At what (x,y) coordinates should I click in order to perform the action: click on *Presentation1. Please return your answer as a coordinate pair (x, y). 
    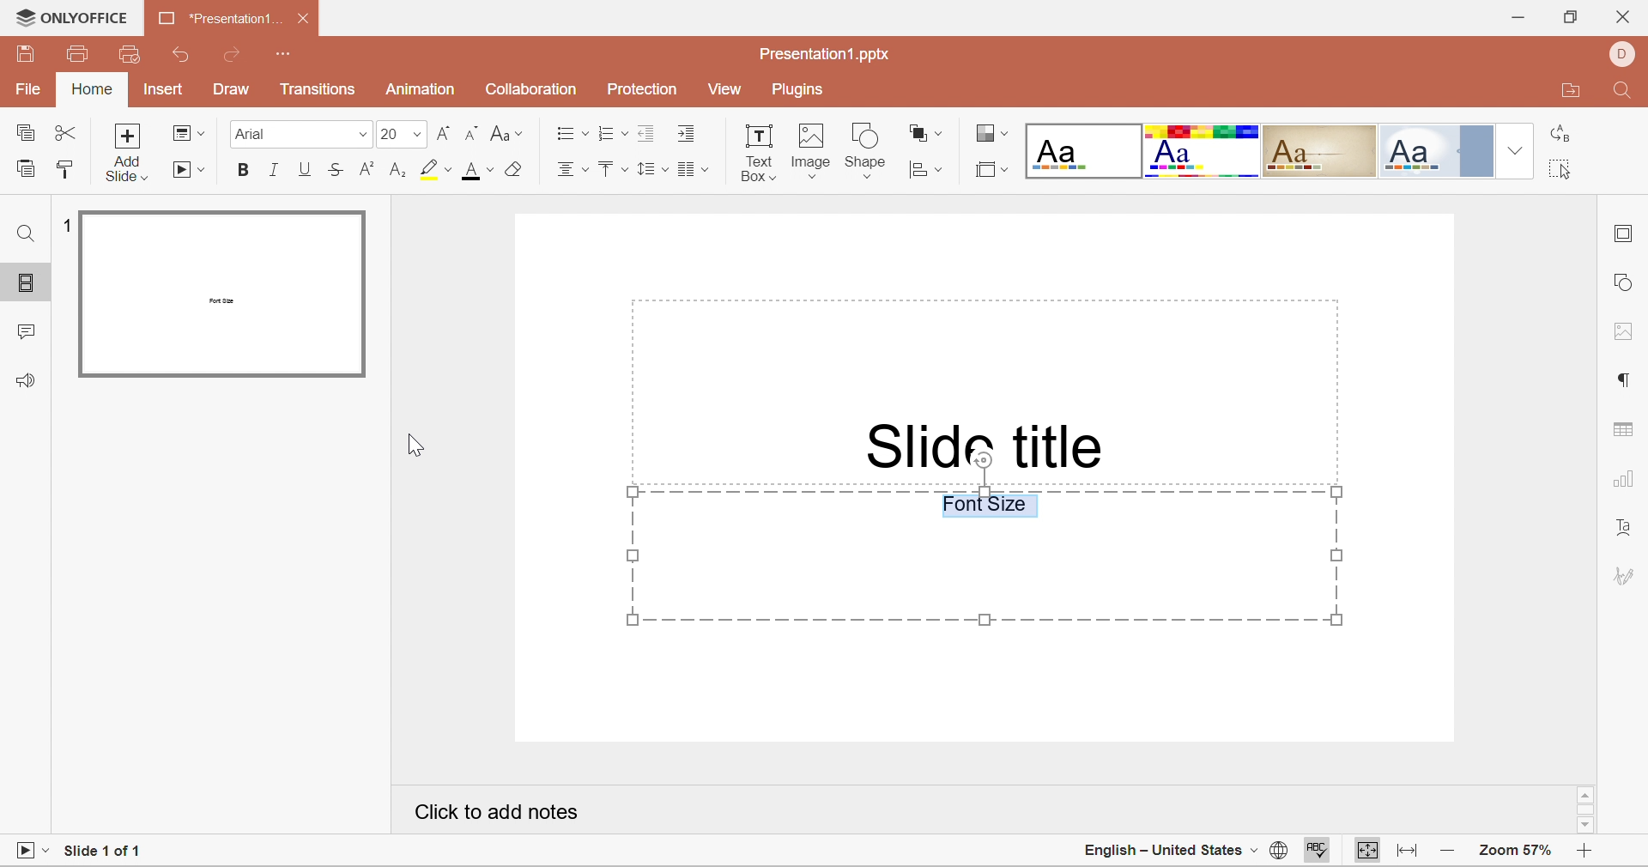
    Looking at the image, I should click on (212, 16).